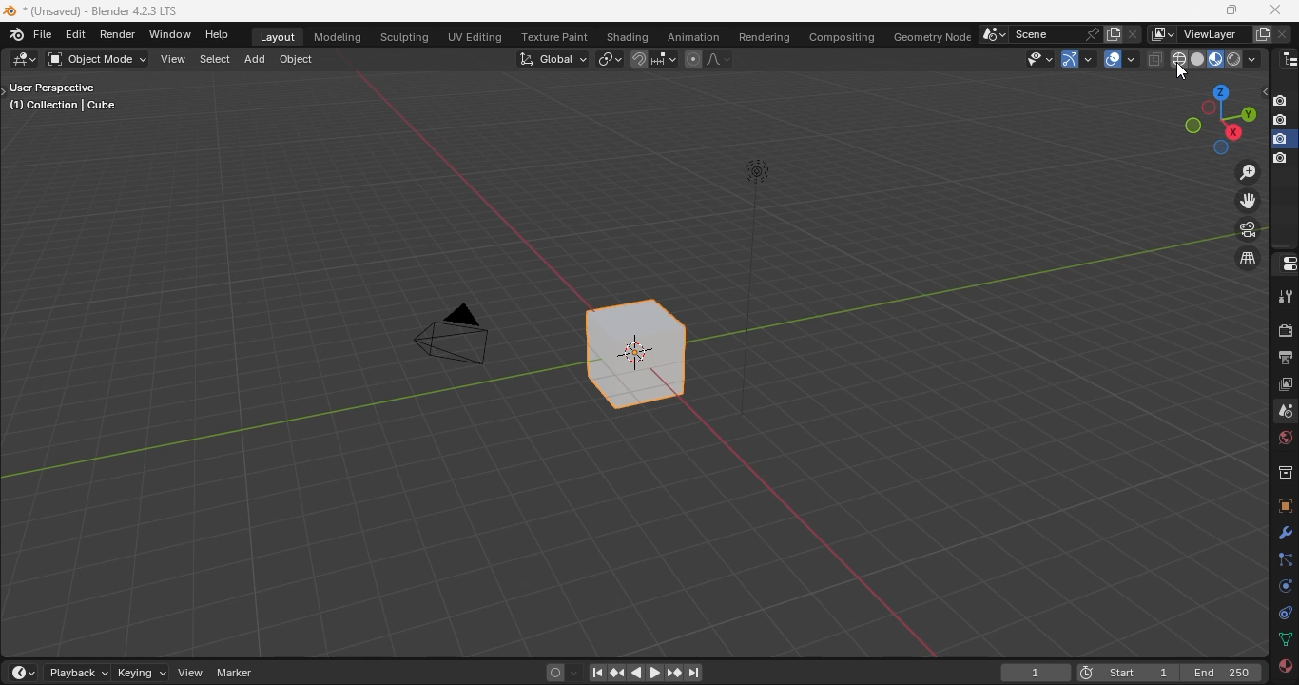 This screenshot has width=1299, height=685. I want to click on default cube, so click(635, 355).